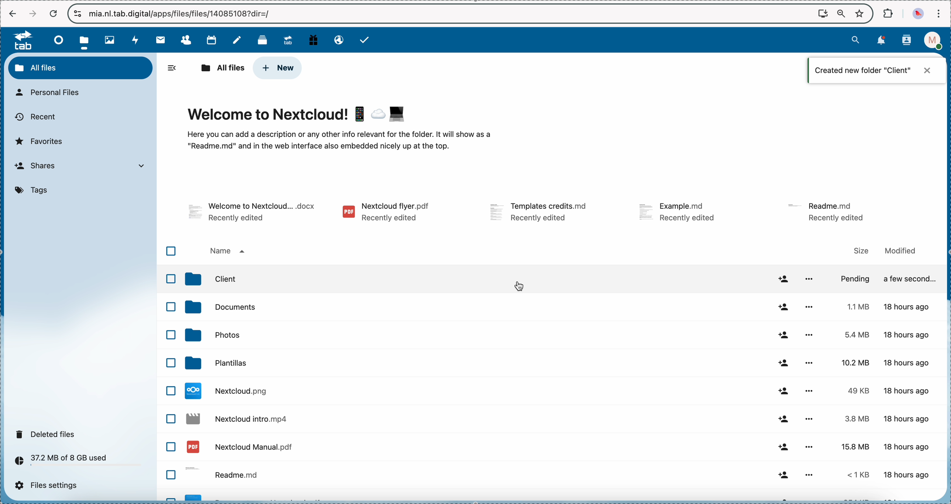  I want to click on checkbox list, so click(168, 369).